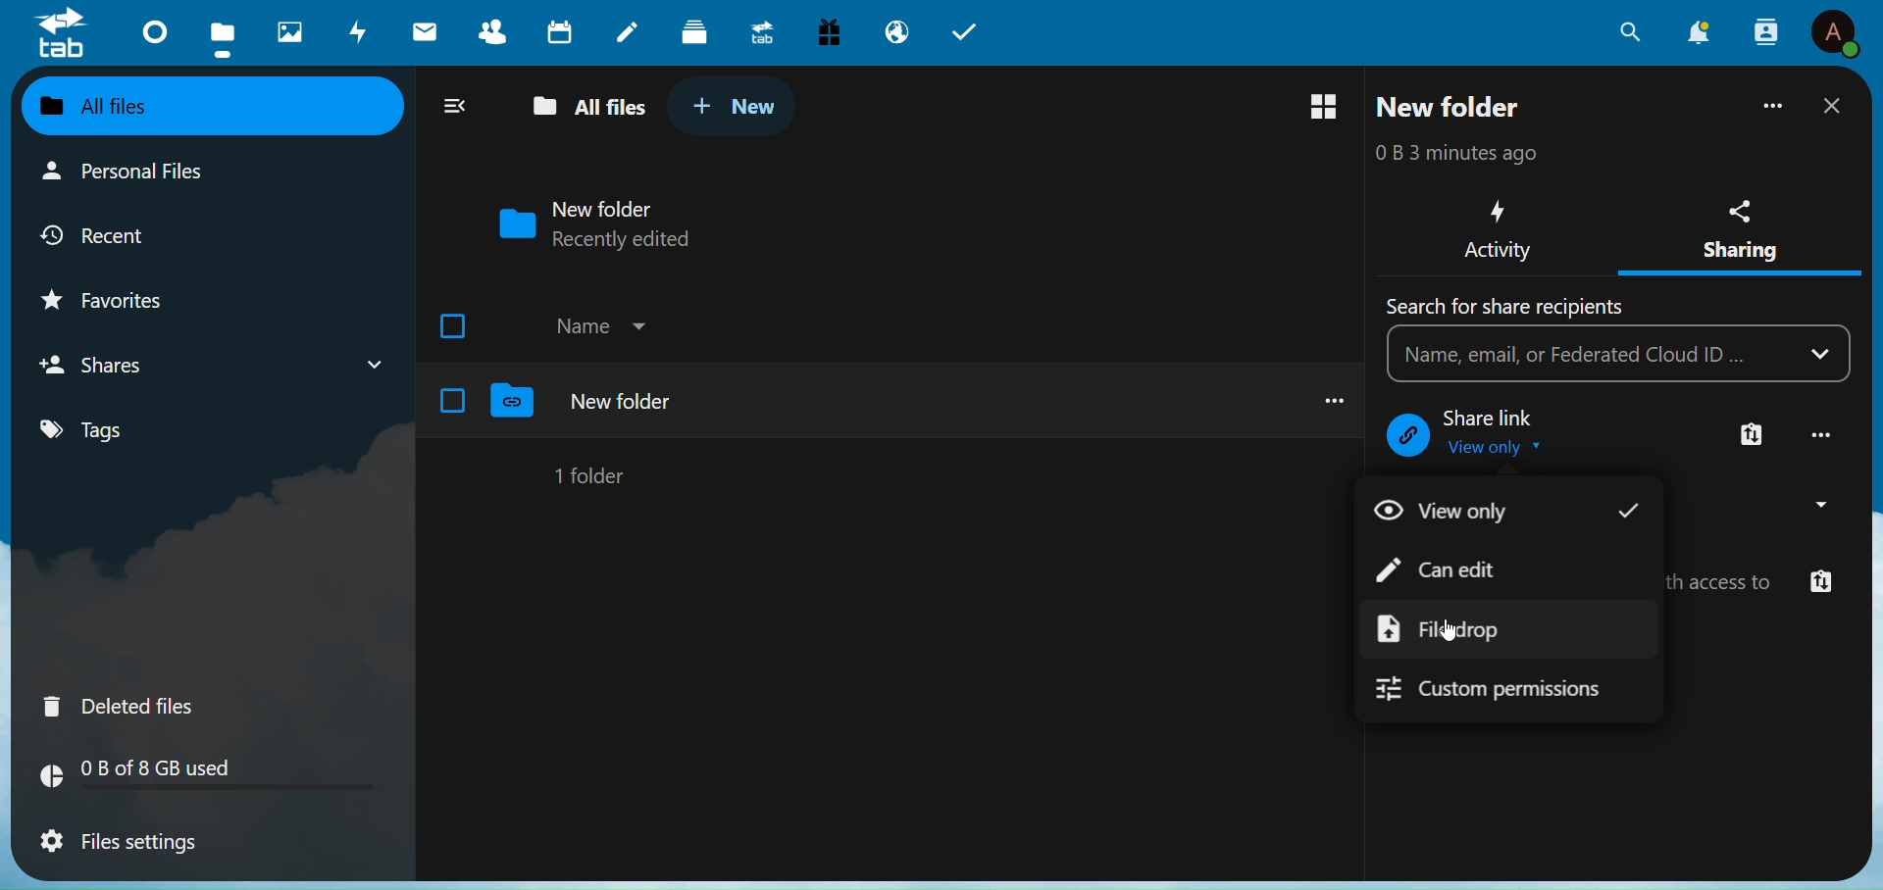  I want to click on Drop Down, so click(1826, 353).